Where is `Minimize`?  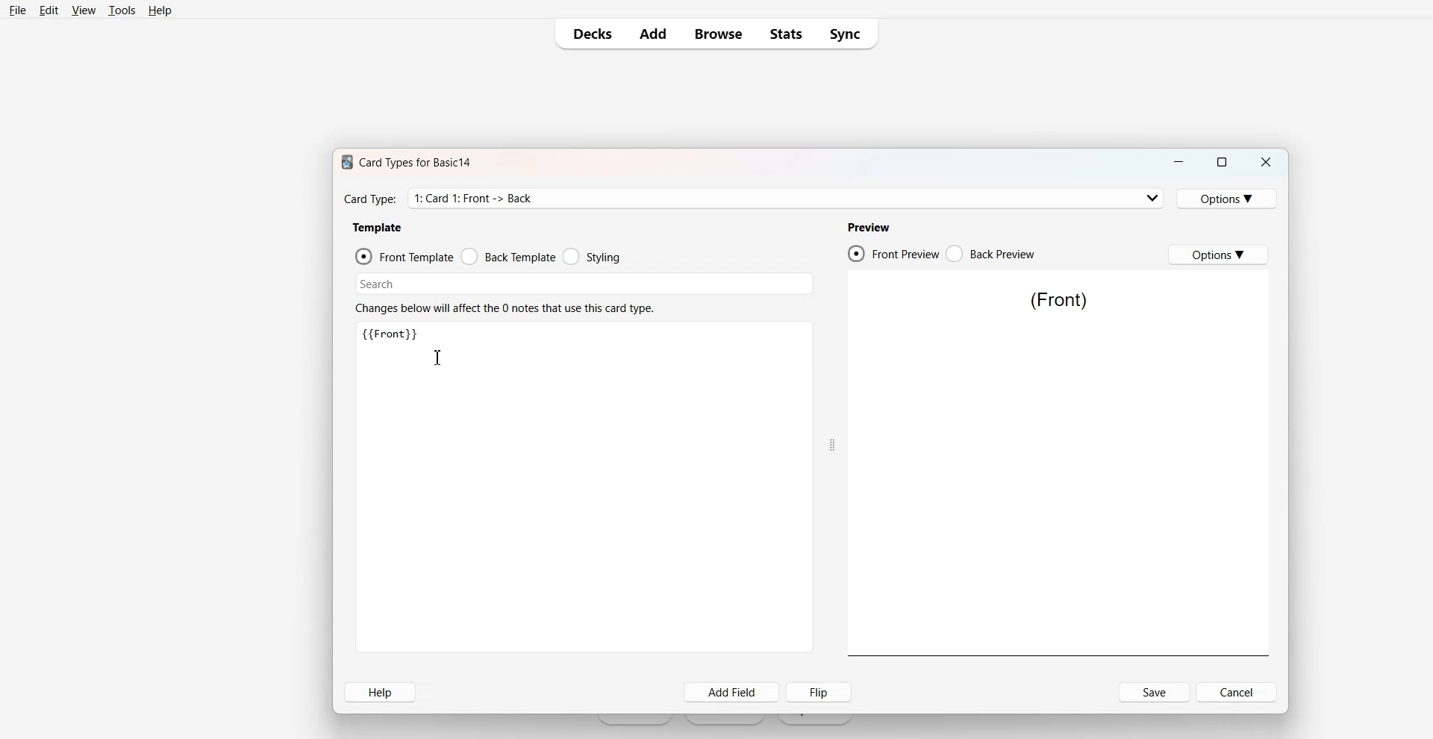
Minimize is located at coordinates (1180, 162).